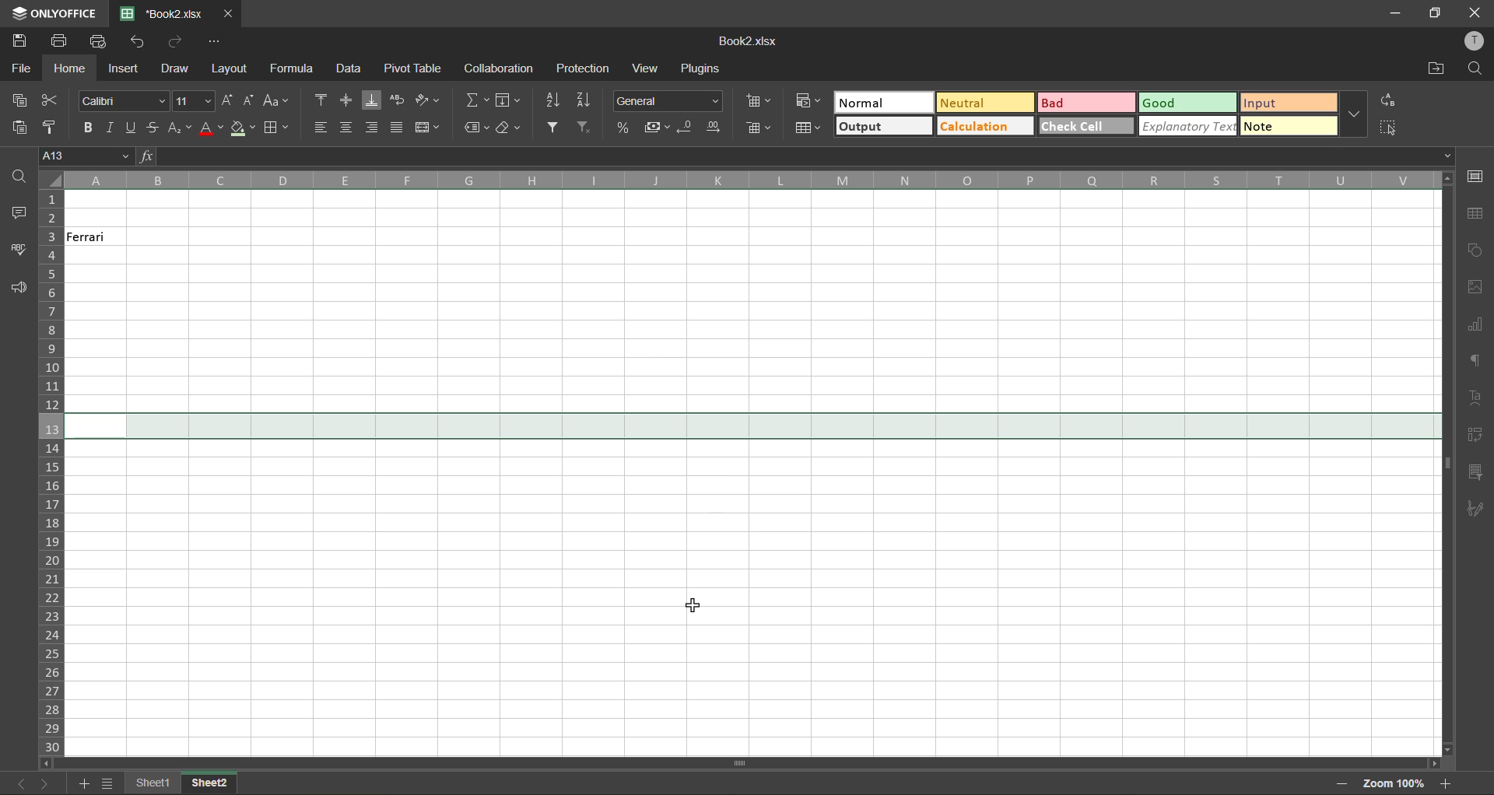  What do you see at coordinates (194, 100) in the screenshot?
I see `font size` at bounding box center [194, 100].